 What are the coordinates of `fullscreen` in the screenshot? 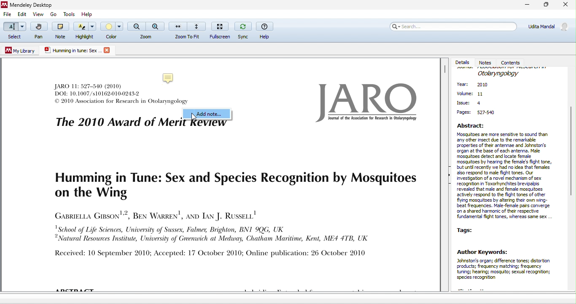 It's located at (219, 30).